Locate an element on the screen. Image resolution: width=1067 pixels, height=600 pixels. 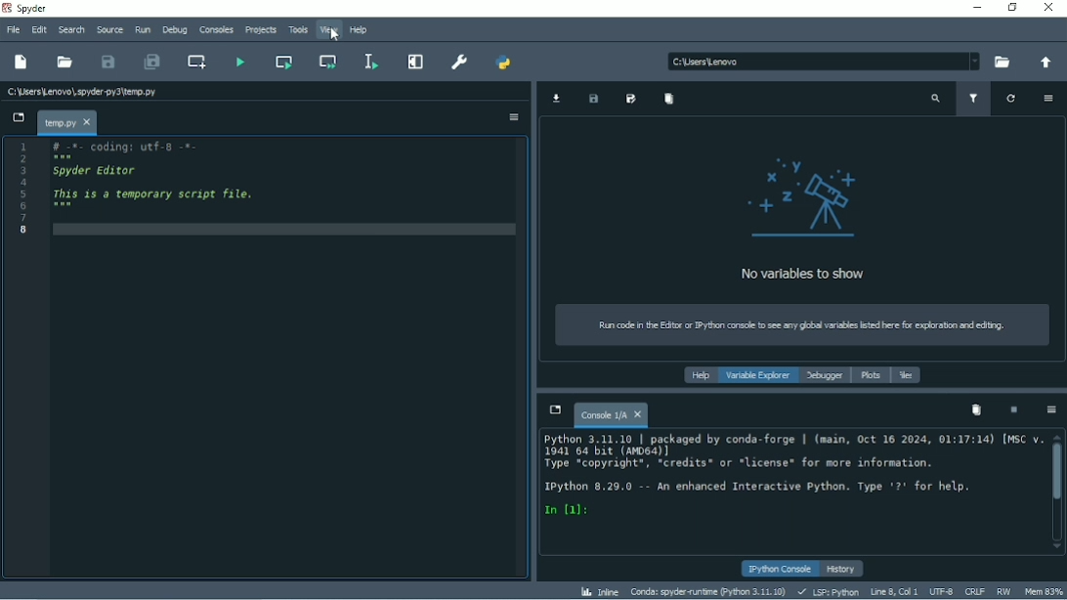
Coding is located at coordinates (120, 147).